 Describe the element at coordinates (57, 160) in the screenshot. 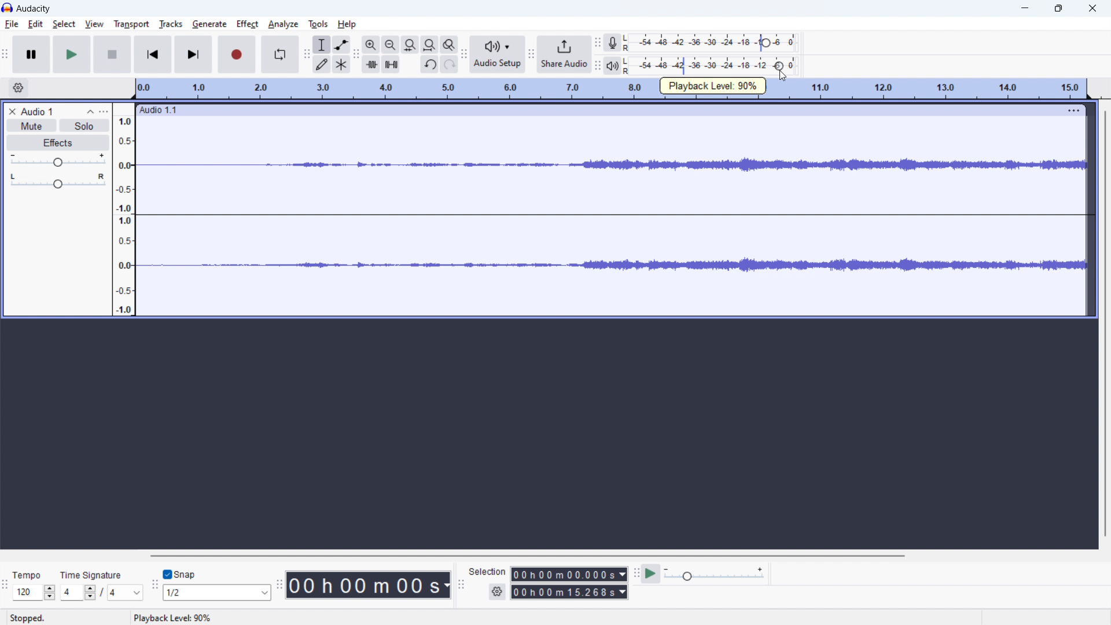

I see `volume` at that location.